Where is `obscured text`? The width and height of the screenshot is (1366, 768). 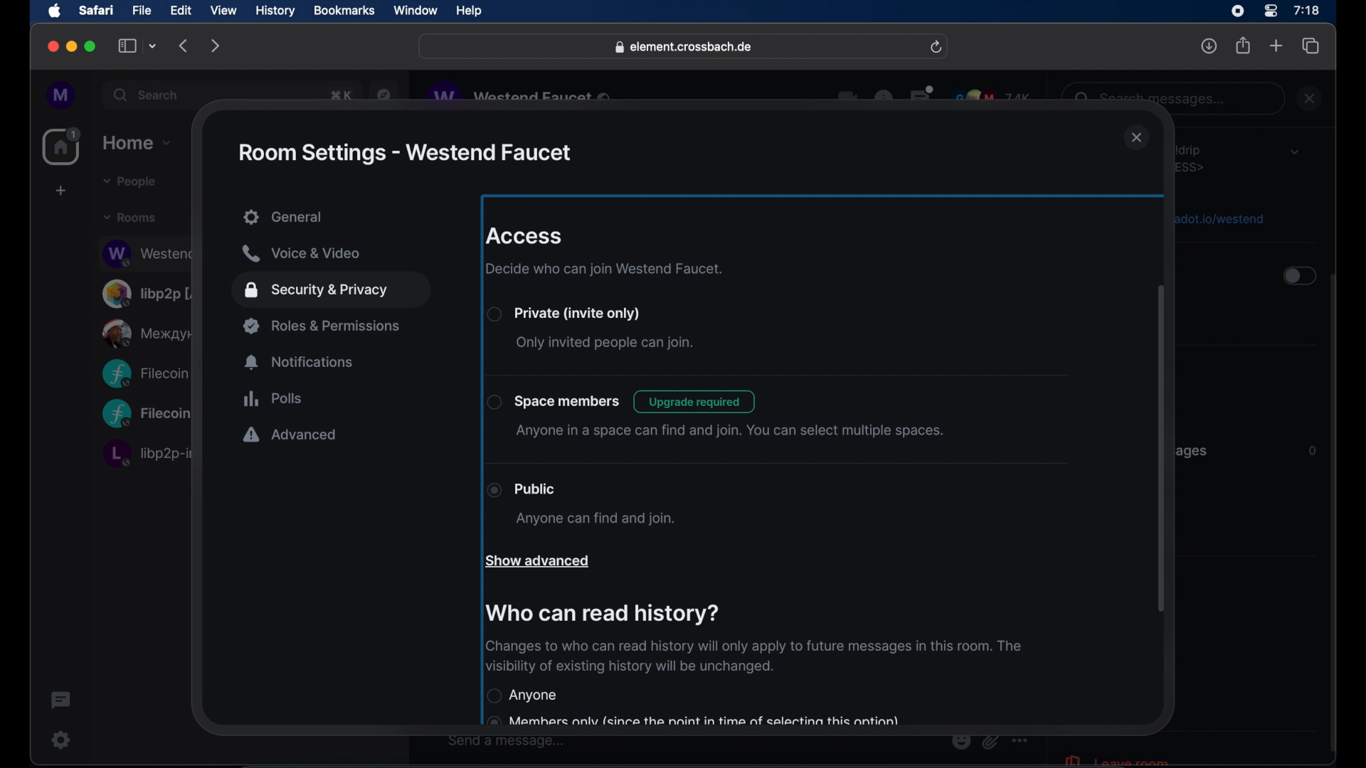 obscured text is located at coordinates (694, 720).